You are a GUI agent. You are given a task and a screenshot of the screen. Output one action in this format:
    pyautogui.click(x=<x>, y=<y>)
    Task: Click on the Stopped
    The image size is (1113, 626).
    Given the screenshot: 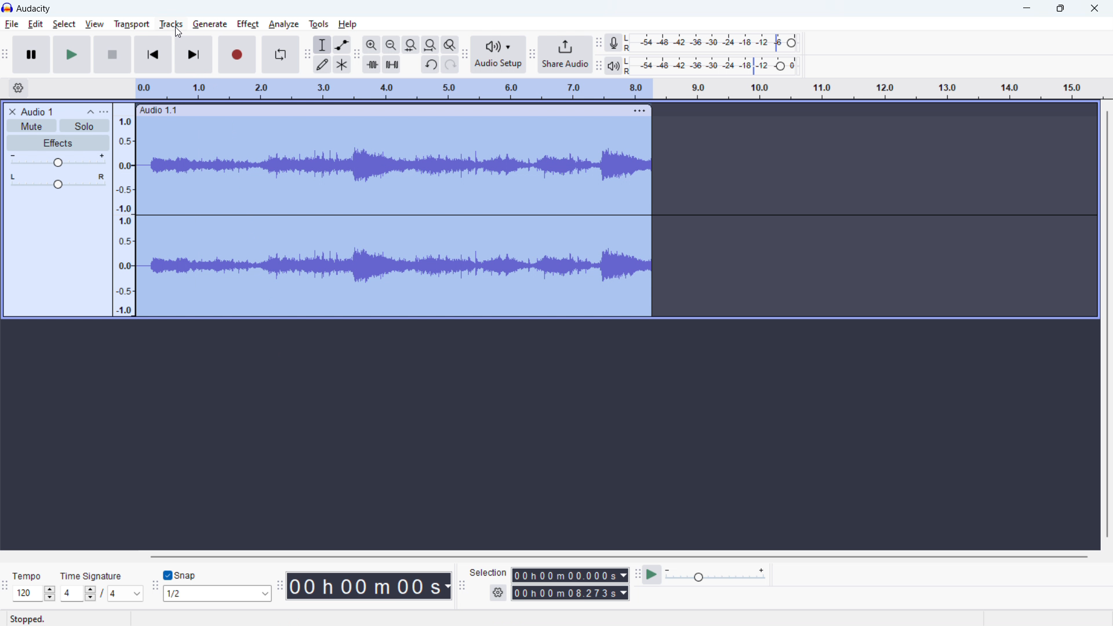 What is the action you would take?
    pyautogui.click(x=27, y=618)
    